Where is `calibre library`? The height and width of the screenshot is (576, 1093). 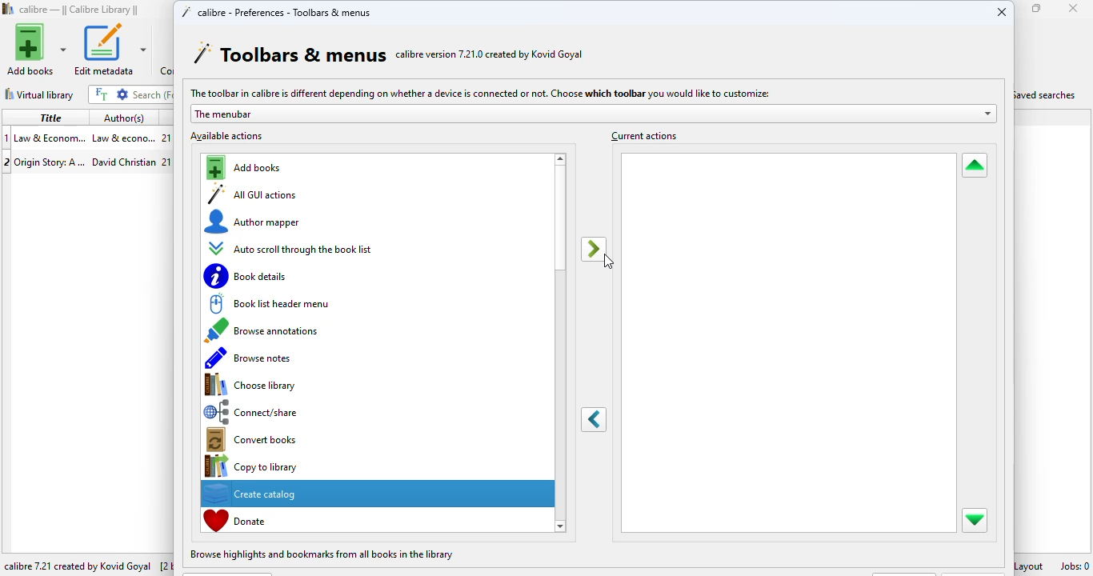
calibre library is located at coordinates (80, 10).